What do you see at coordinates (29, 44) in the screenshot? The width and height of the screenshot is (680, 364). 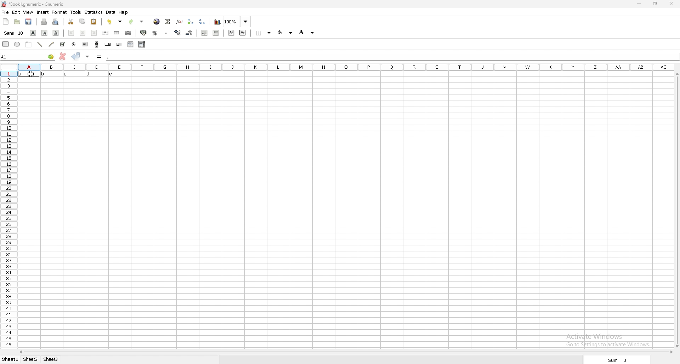 I see `frame` at bounding box center [29, 44].